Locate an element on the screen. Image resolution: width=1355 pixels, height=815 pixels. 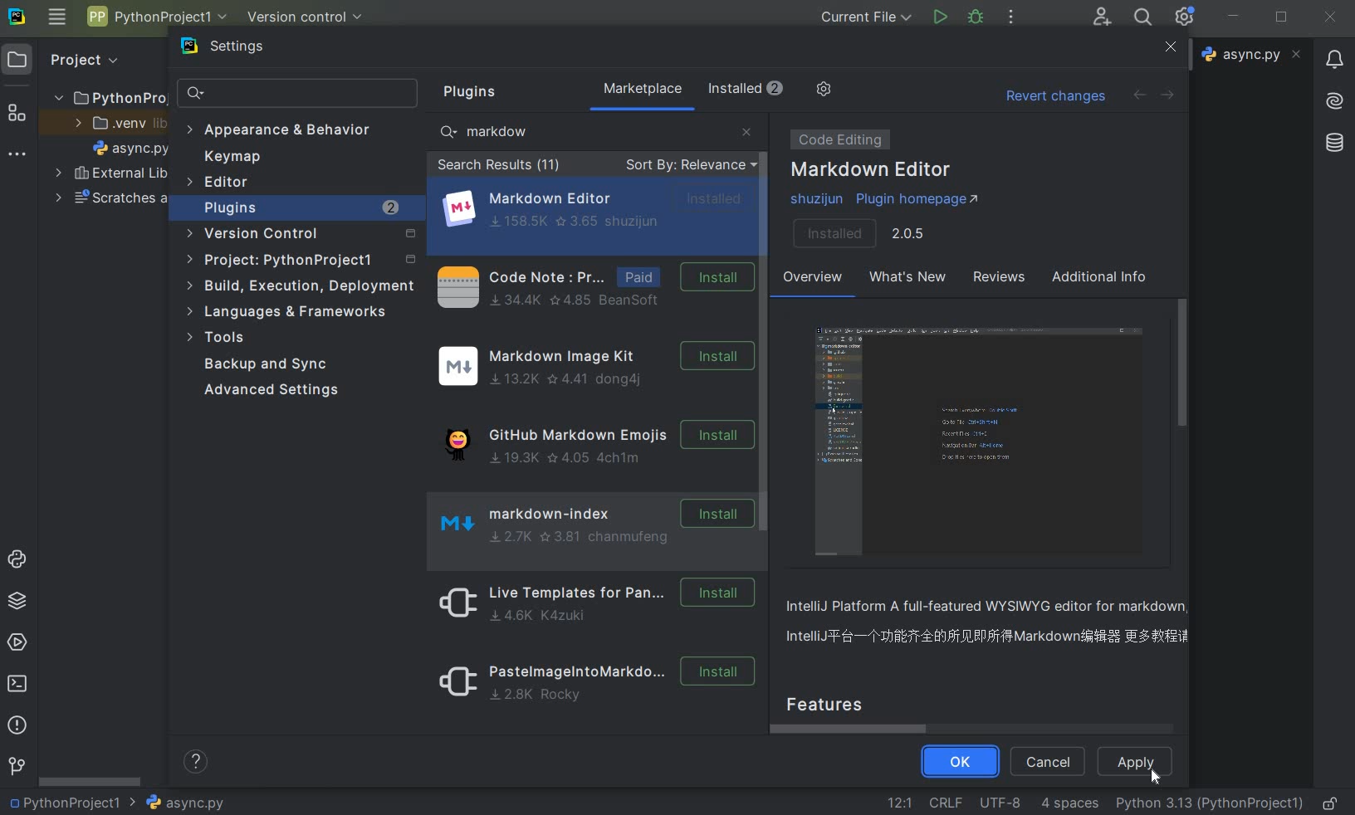
notifications is located at coordinates (1336, 61).